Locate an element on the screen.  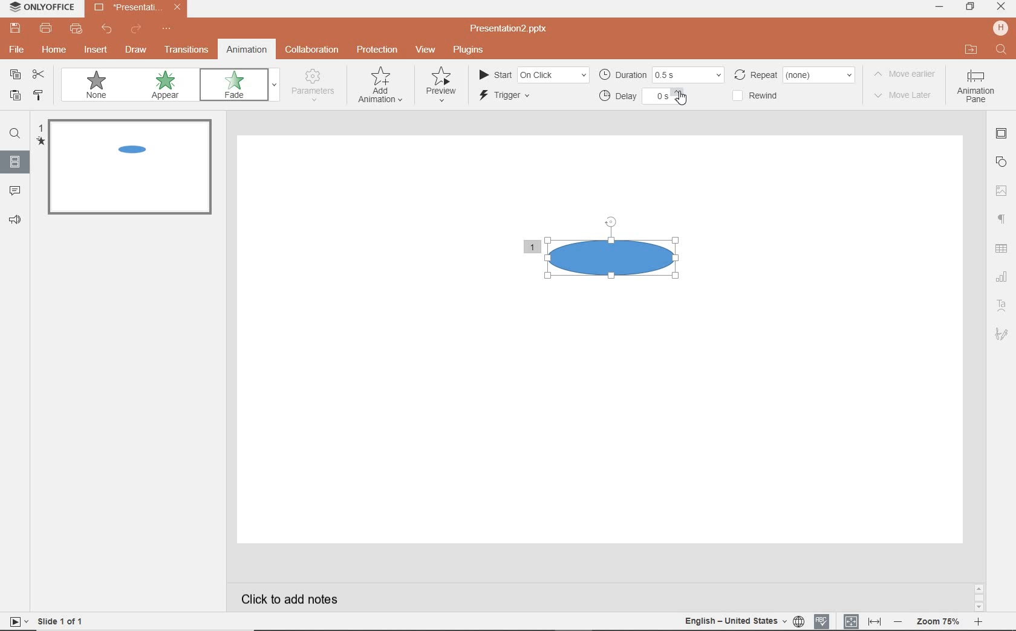
collaboration is located at coordinates (314, 51).